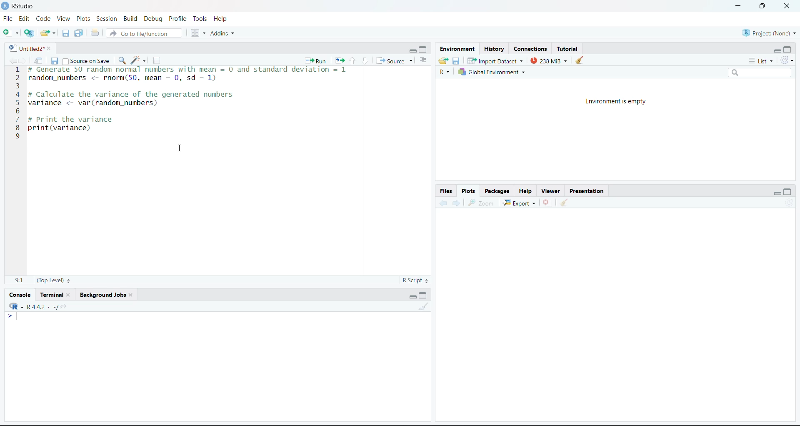  Describe the element at coordinates (777, 52) in the screenshot. I see `minimize` at that location.